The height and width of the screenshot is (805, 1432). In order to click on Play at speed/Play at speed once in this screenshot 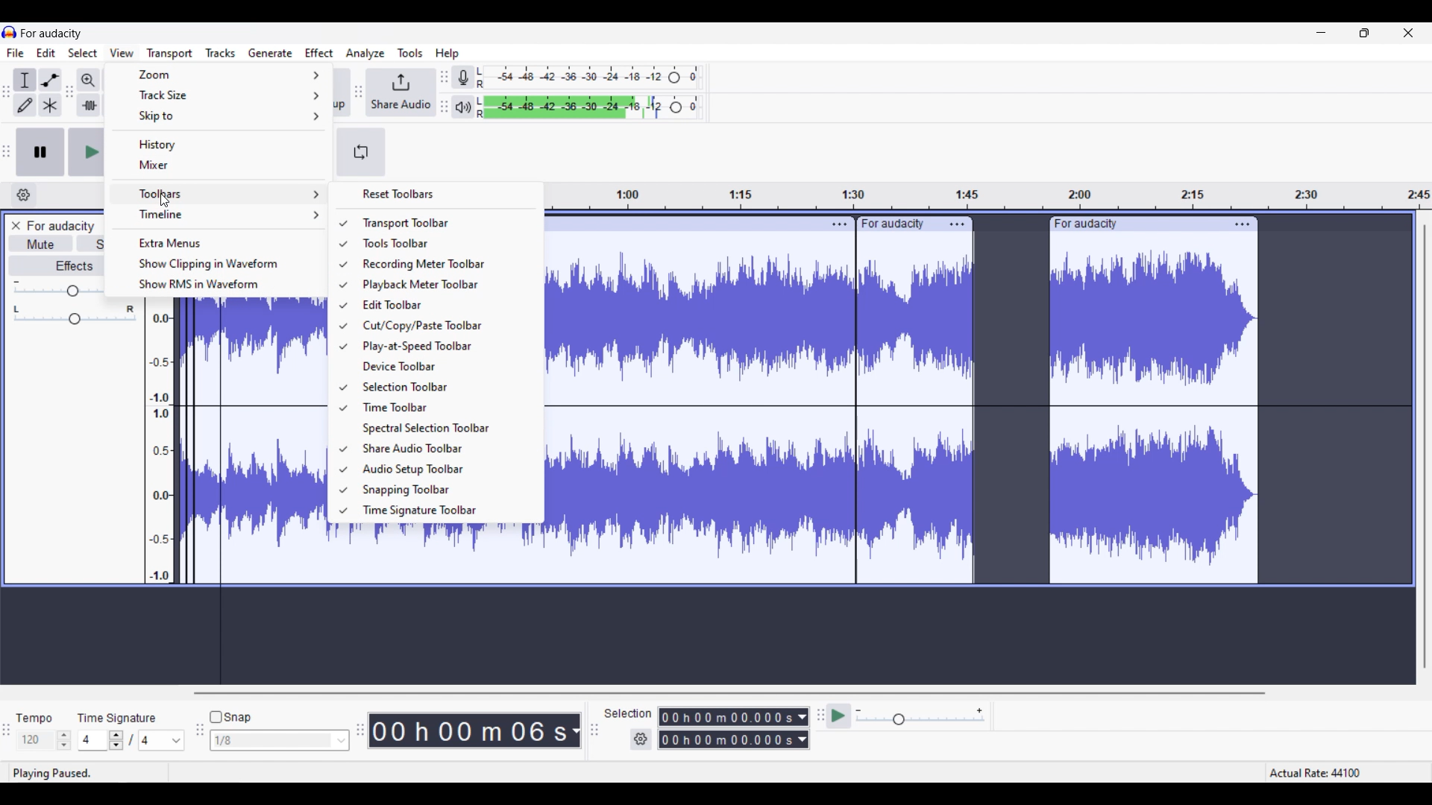, I will do `click(839, 716)`.